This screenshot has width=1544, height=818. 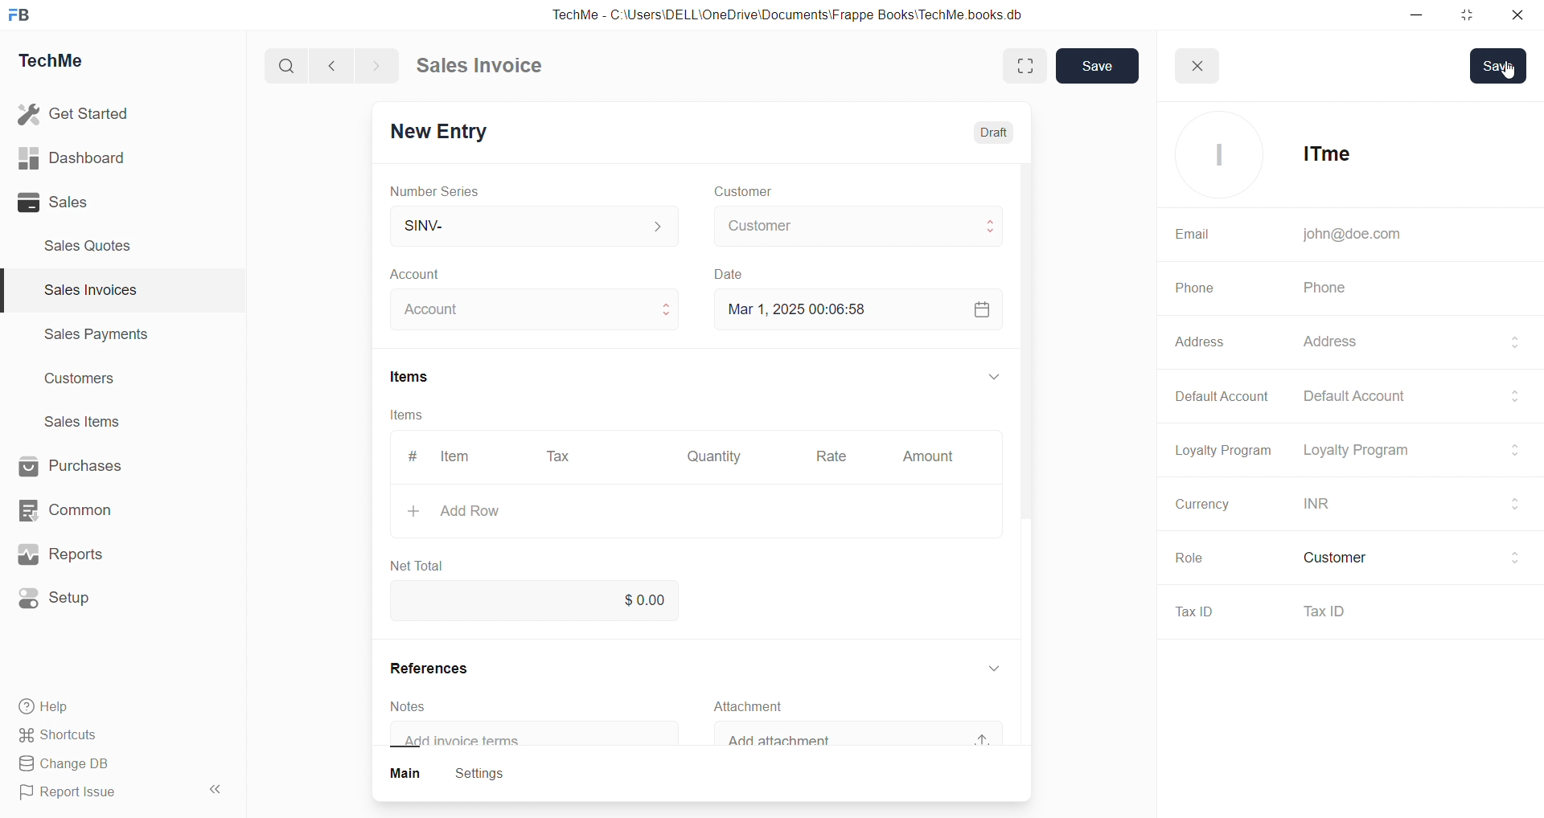 I want to click on  Report Issue, so click(x=75, y=795).